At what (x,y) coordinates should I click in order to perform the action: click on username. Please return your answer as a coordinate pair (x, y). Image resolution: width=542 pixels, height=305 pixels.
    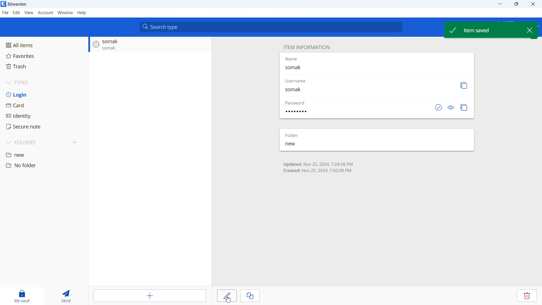
    Looking at the image, I should click on (301, 82).